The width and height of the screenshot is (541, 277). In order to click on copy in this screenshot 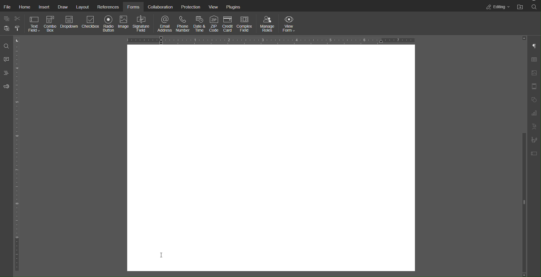, I will do `click(6, 18)`.